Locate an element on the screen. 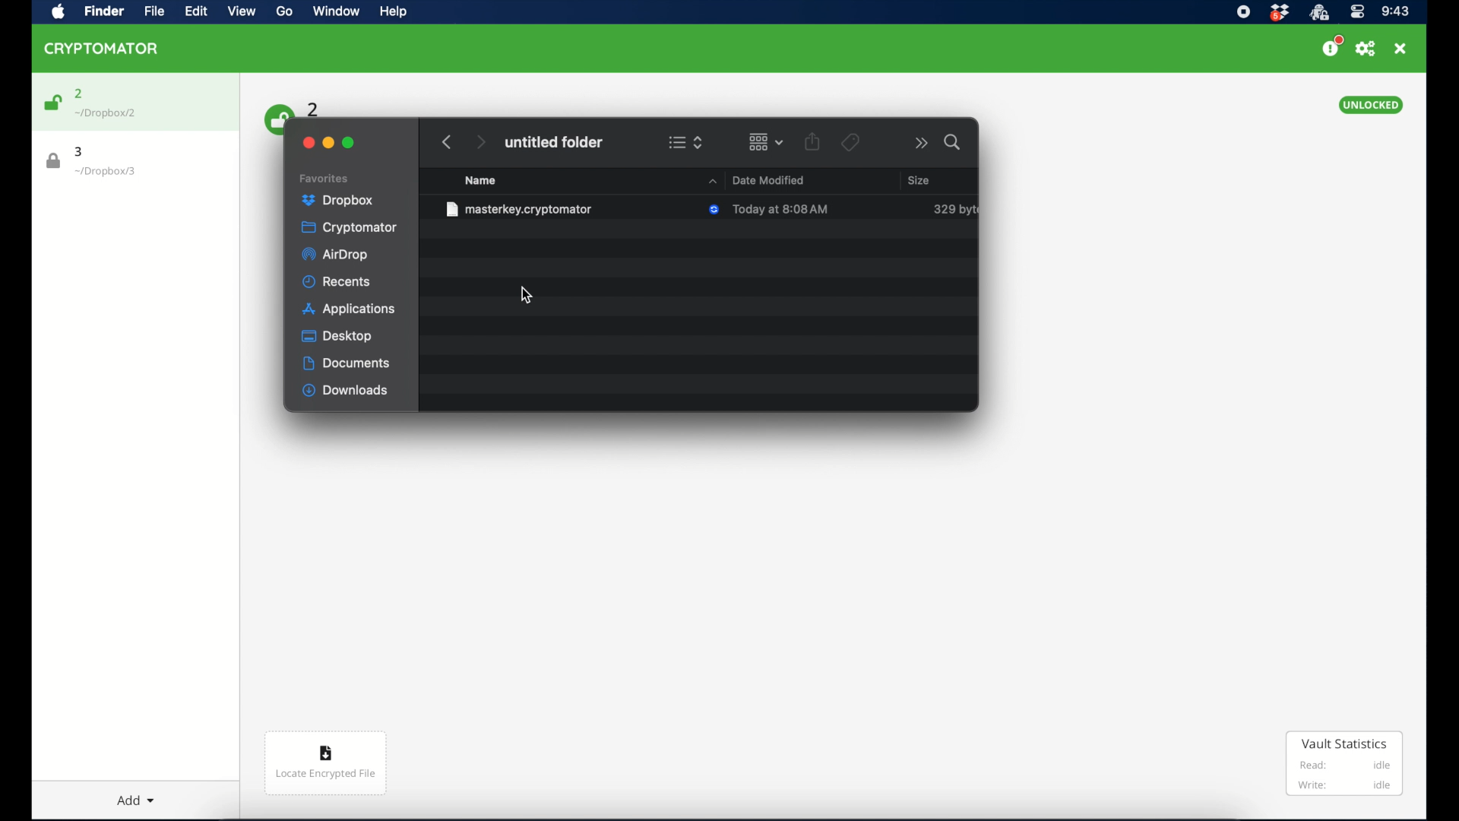  untitled folder is located at coordinates (553, 142).